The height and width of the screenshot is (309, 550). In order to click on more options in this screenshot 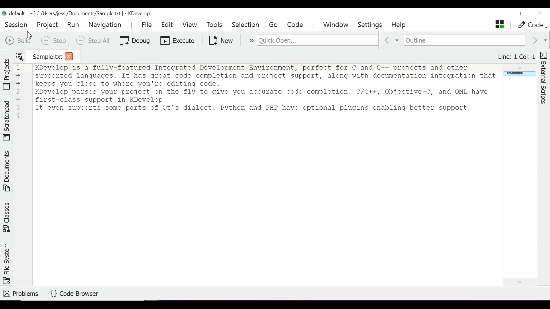, I will do `click(247, 41)`.